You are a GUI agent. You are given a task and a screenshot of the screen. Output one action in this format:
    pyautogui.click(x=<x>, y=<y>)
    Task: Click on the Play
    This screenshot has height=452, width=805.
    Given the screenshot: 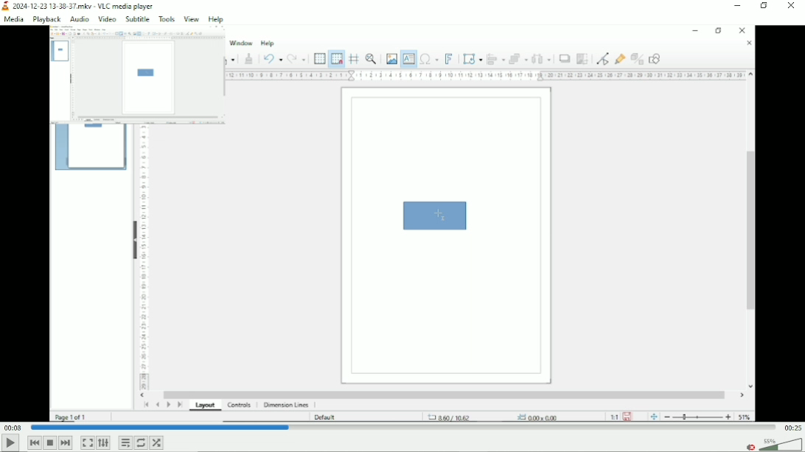 What is the action you would take?
    pyautogui.click(x=10, y=444)
    